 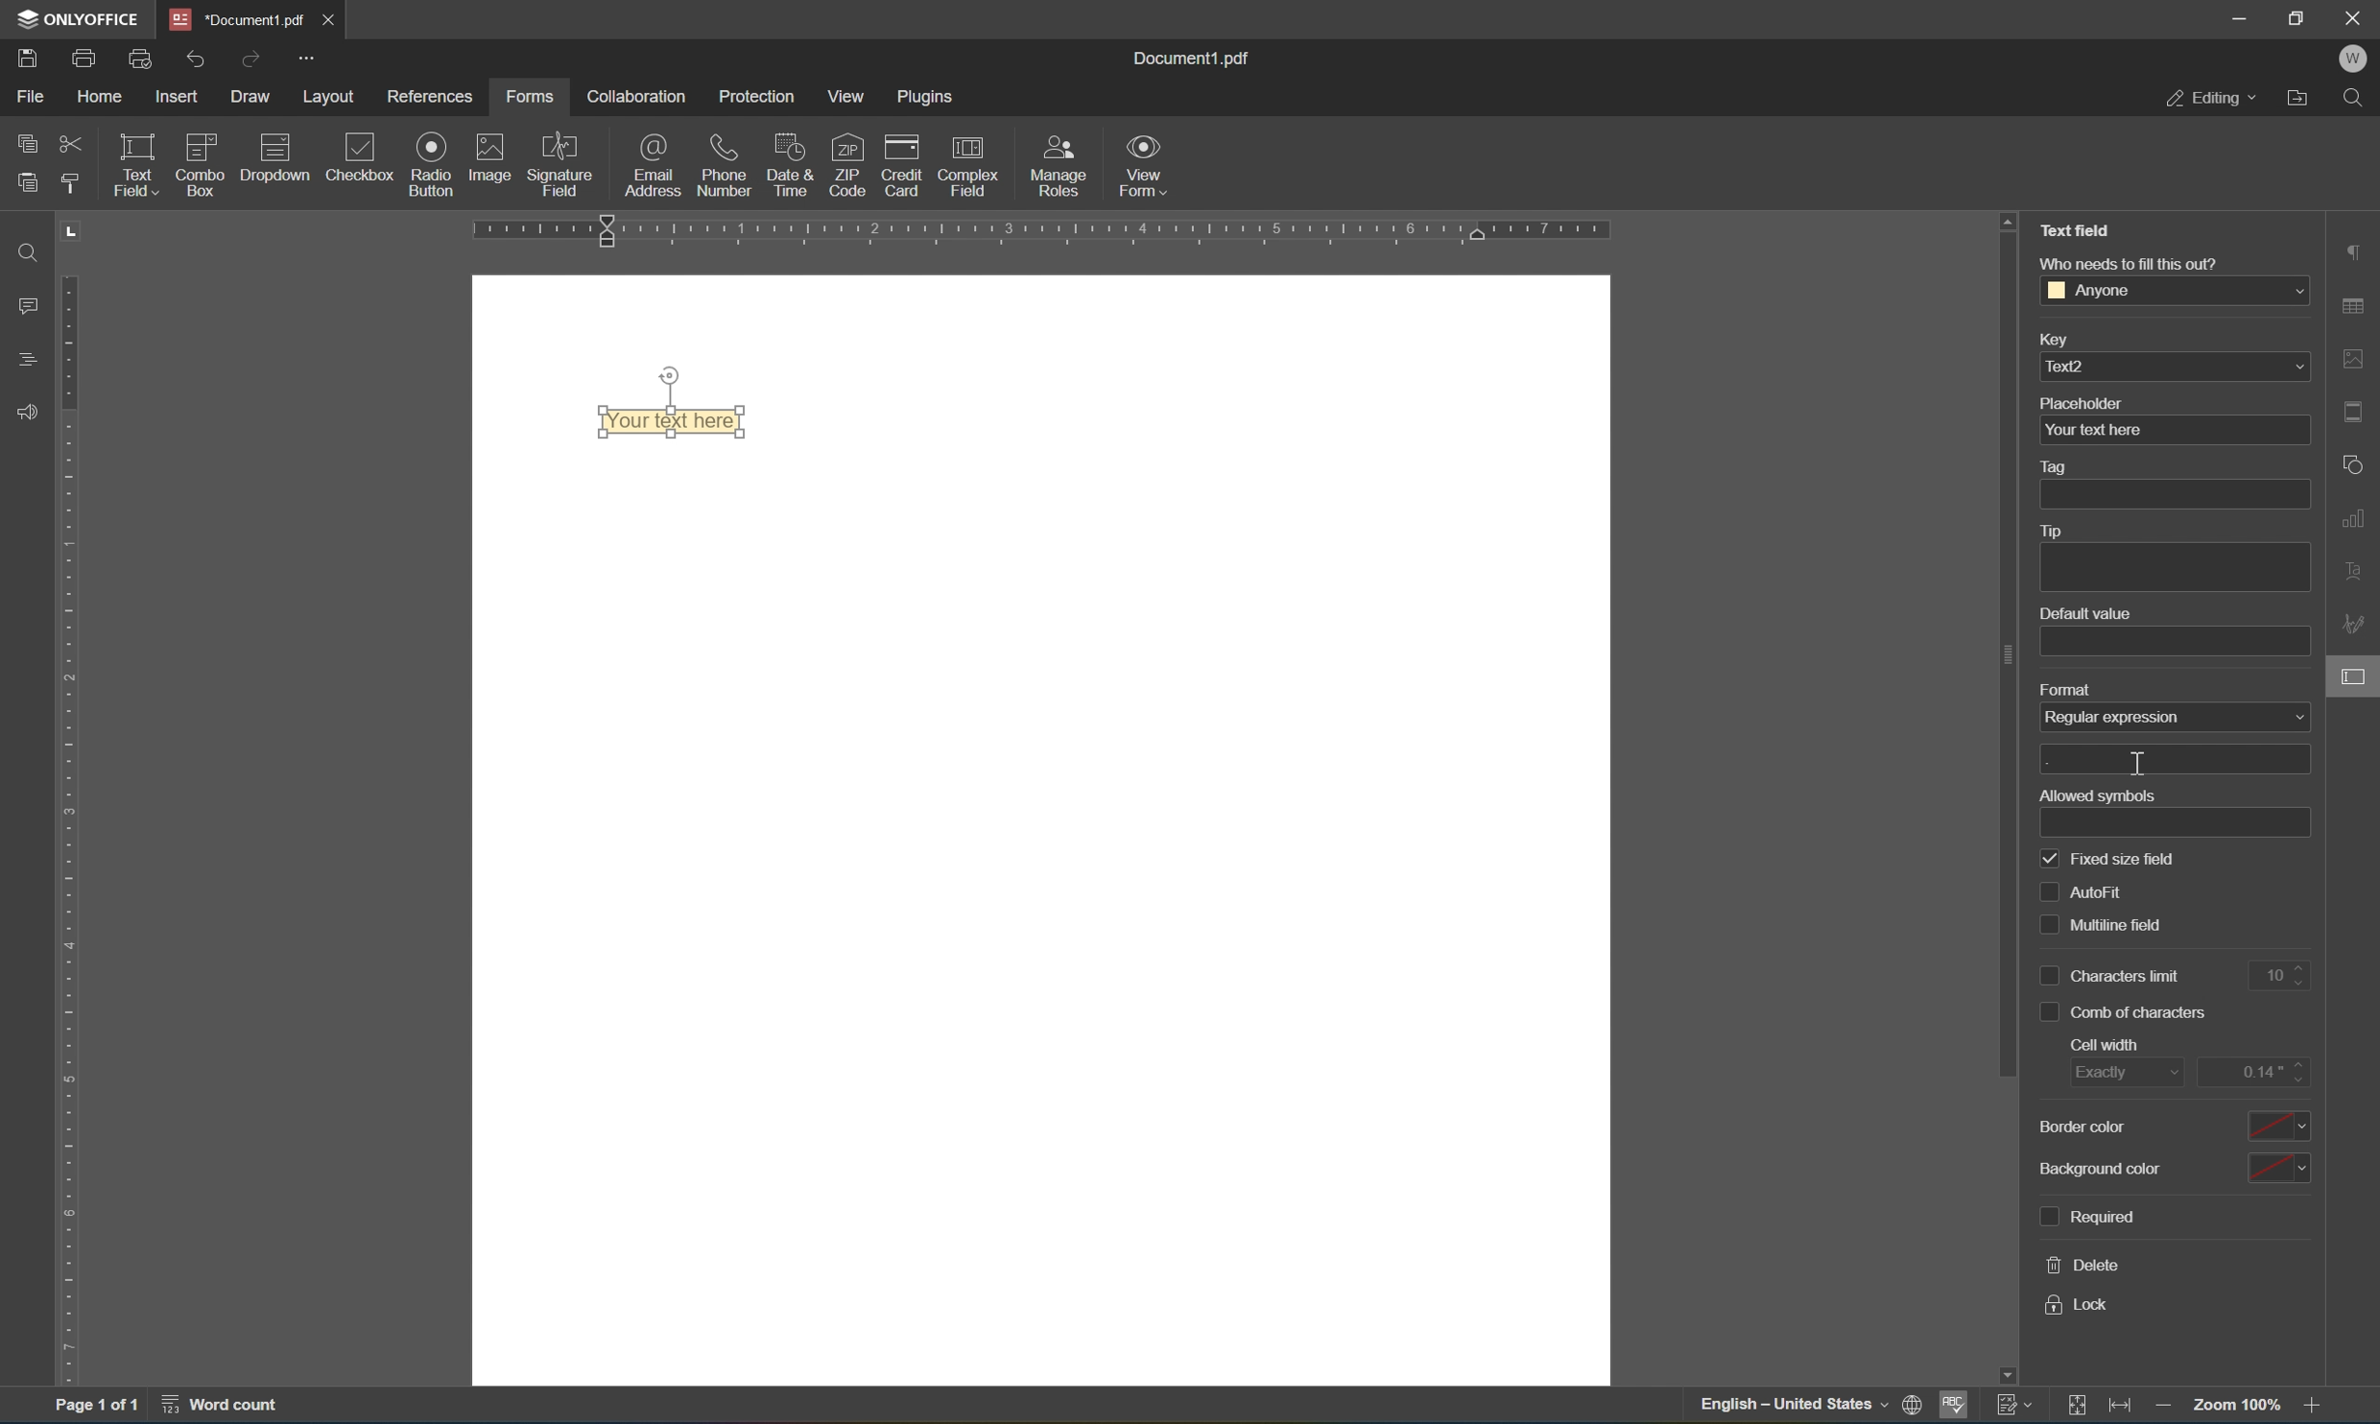 I want to click on page 1 of 1, so click(x=97, y=1409).